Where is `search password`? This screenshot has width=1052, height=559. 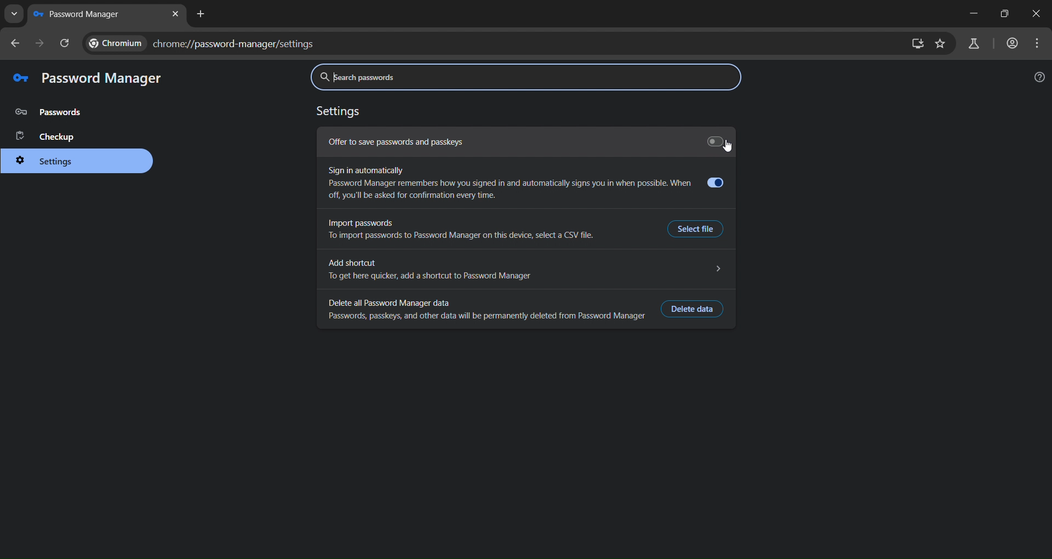
search password is located at coordinates (528, 78).